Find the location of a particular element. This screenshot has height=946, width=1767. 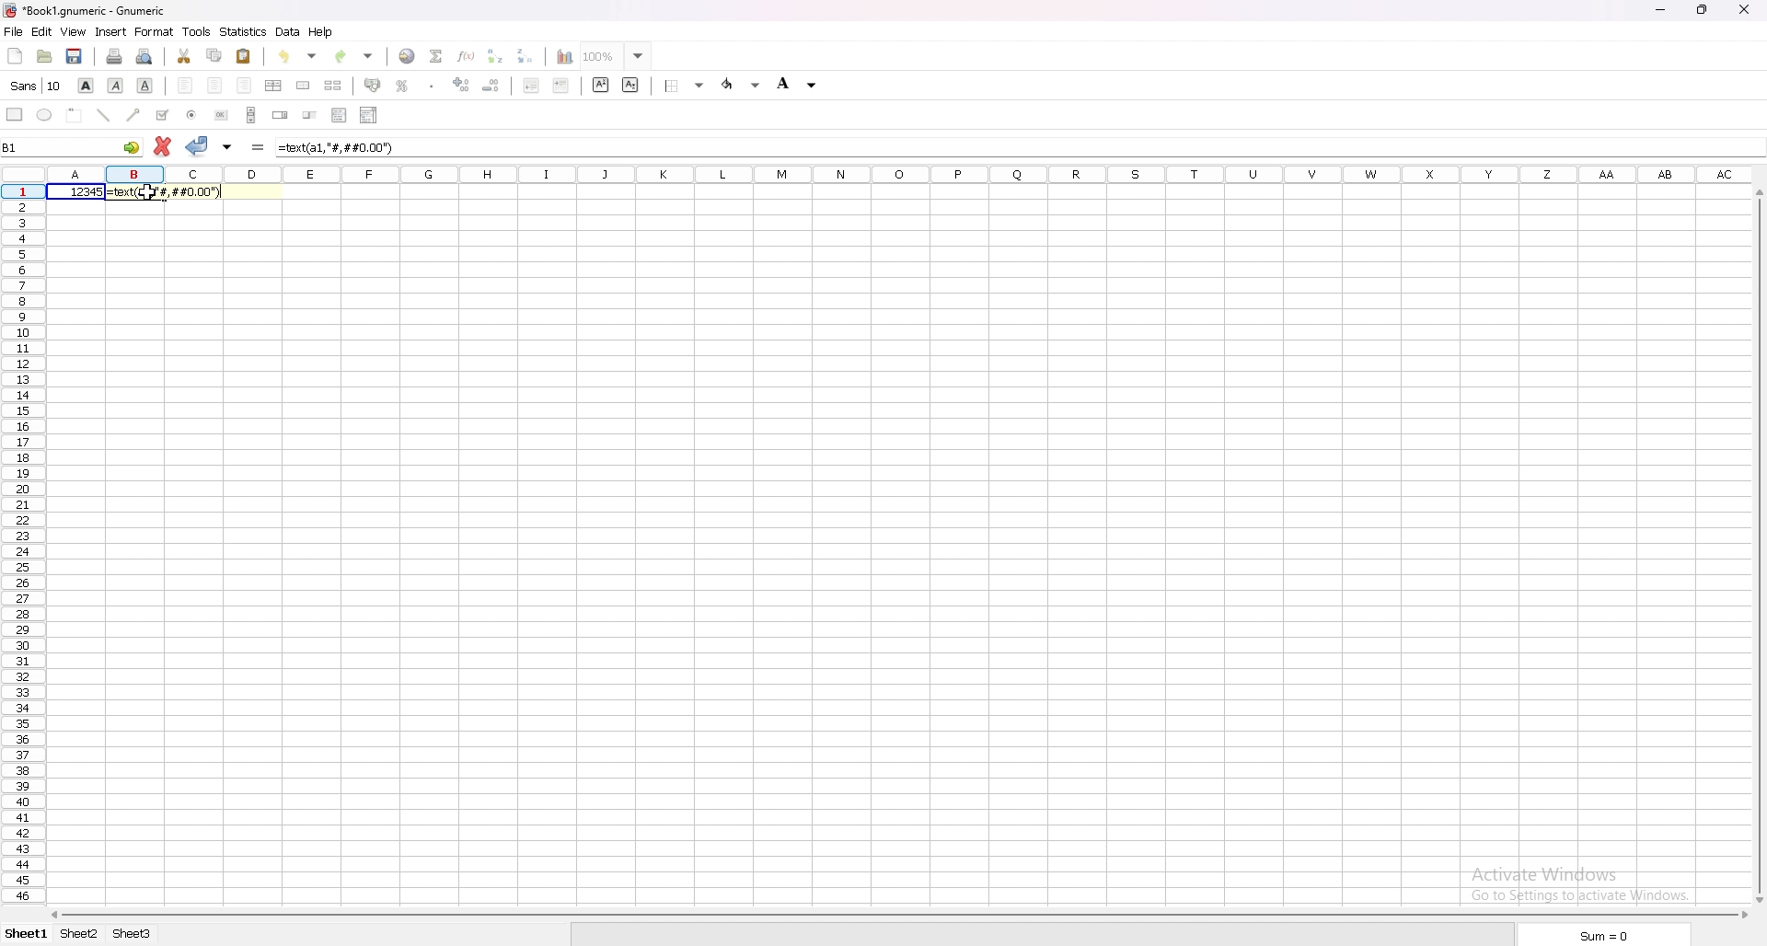

radio button is located at coordinates (191, 115).